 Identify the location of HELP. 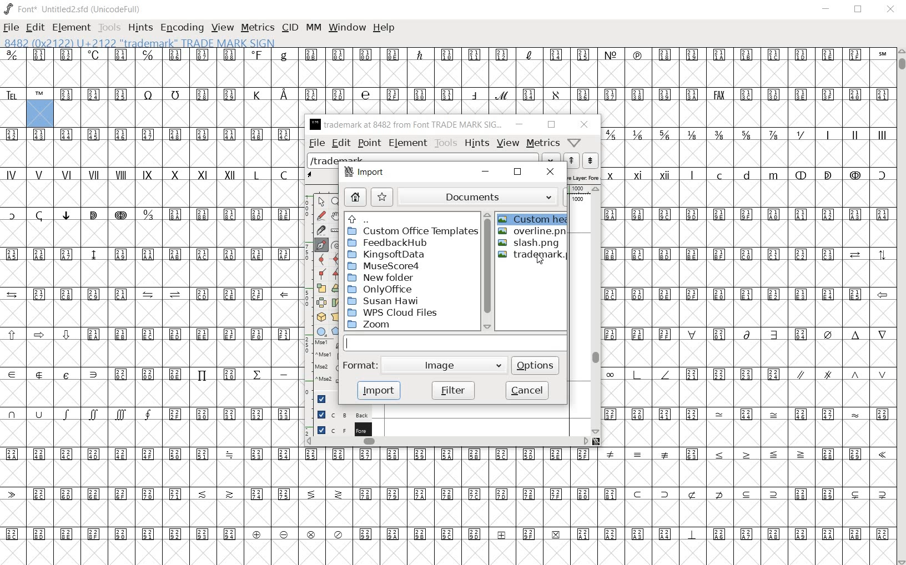
(384, 29).